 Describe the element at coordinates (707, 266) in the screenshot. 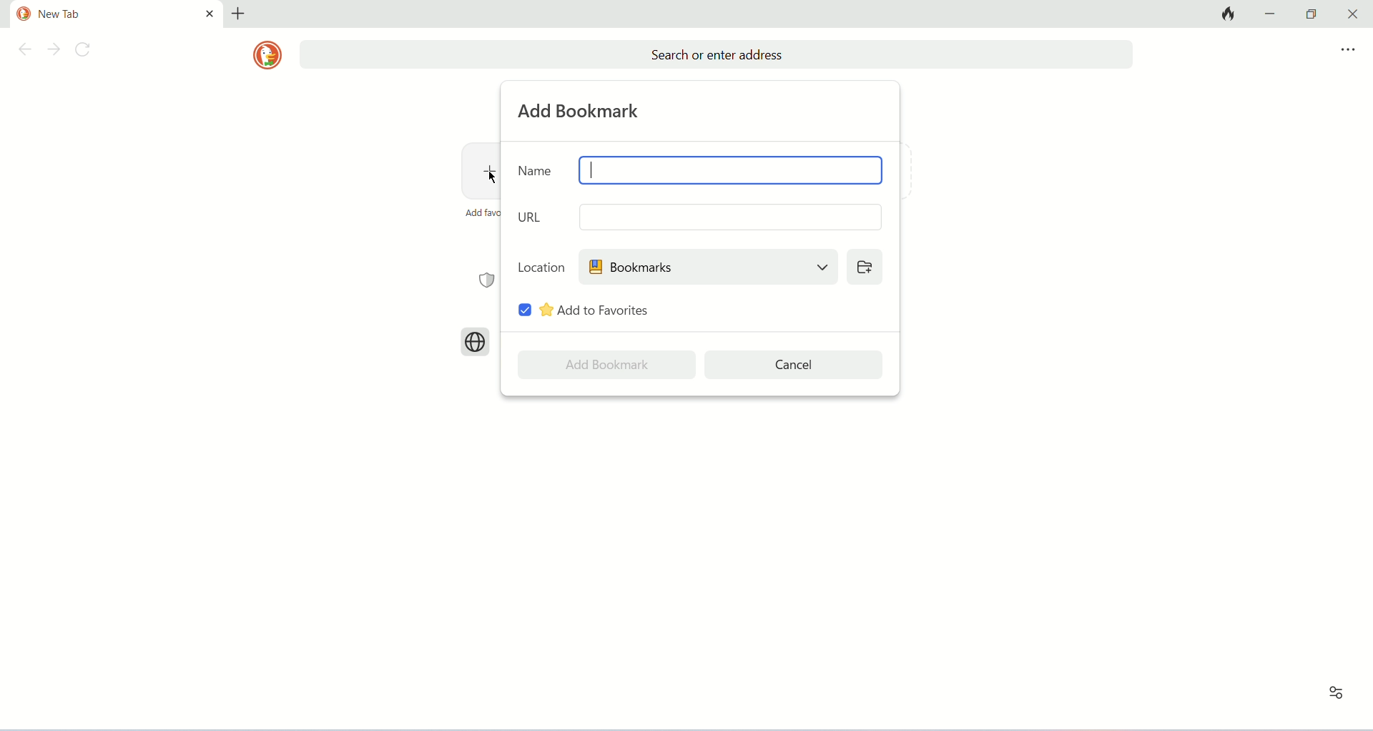

I see `bookmarks` at that location.